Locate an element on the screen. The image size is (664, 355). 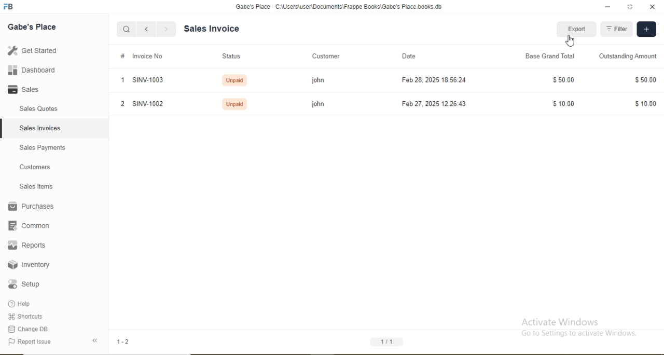
Dashboard is located at coordinates (37, 71).